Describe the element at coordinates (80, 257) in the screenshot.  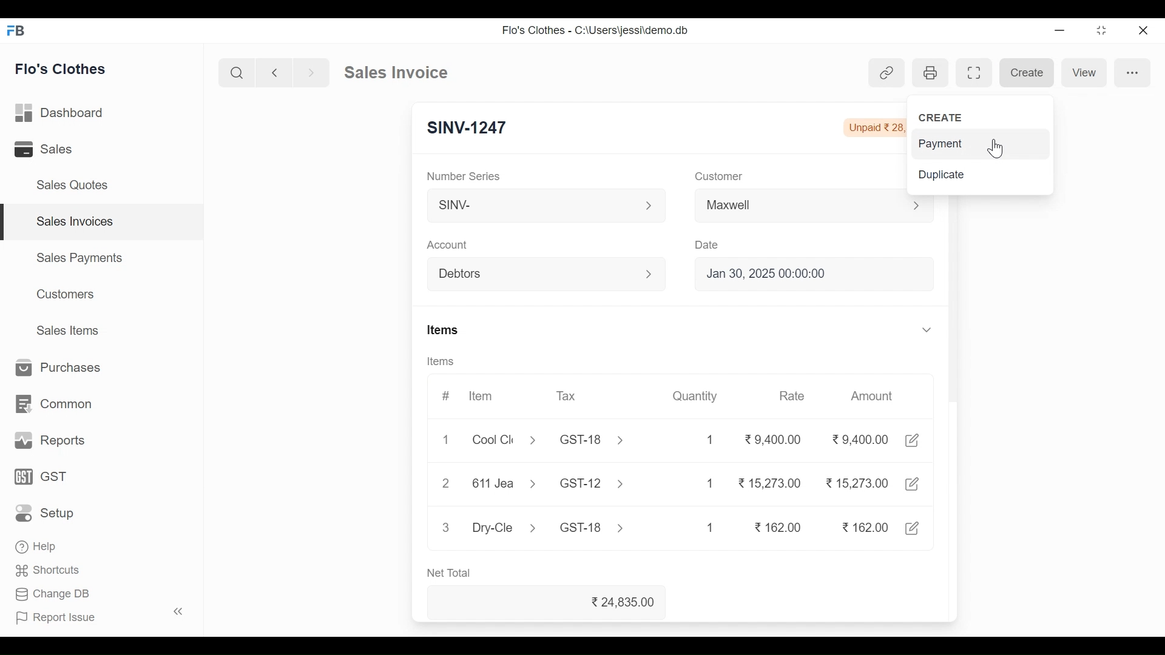
I see `Sales Payments` at that location.